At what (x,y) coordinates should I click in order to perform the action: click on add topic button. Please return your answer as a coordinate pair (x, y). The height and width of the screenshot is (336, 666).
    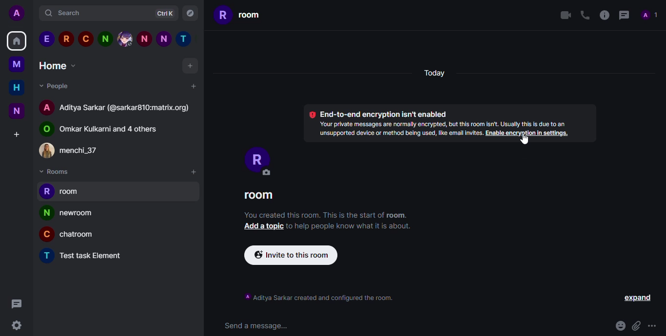
    Looking at the image, I should click on (262, 226).